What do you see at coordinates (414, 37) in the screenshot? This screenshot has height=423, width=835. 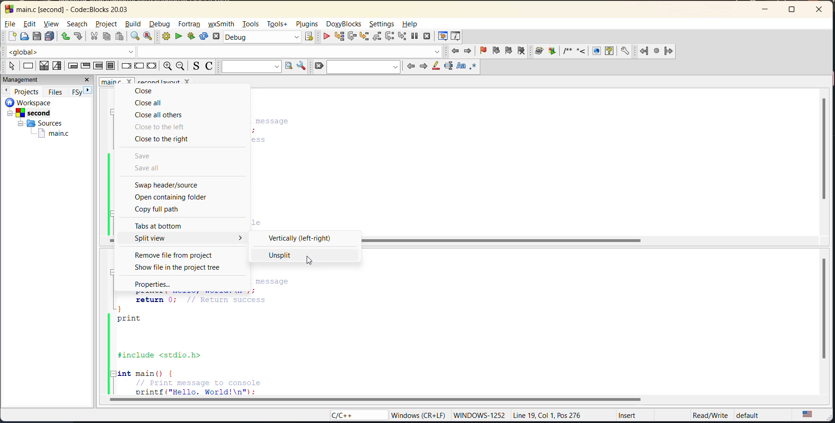 I see `break debugger` at bounding box center [414, 37].